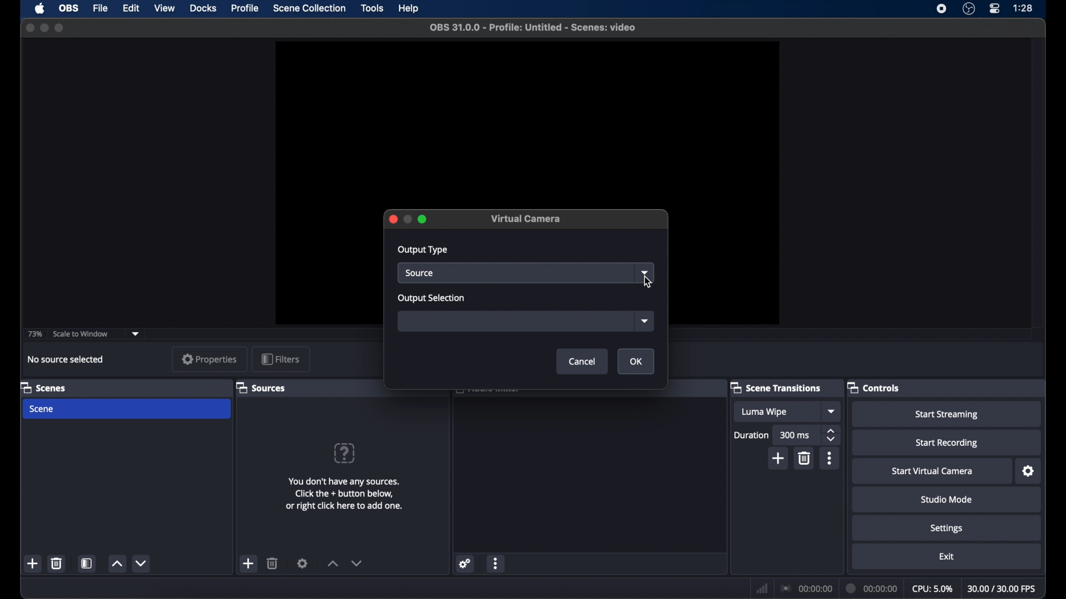  What do you see at coordinates (751, 435) in the screenshot?
I see `durations` at bounding box center [751, 435].